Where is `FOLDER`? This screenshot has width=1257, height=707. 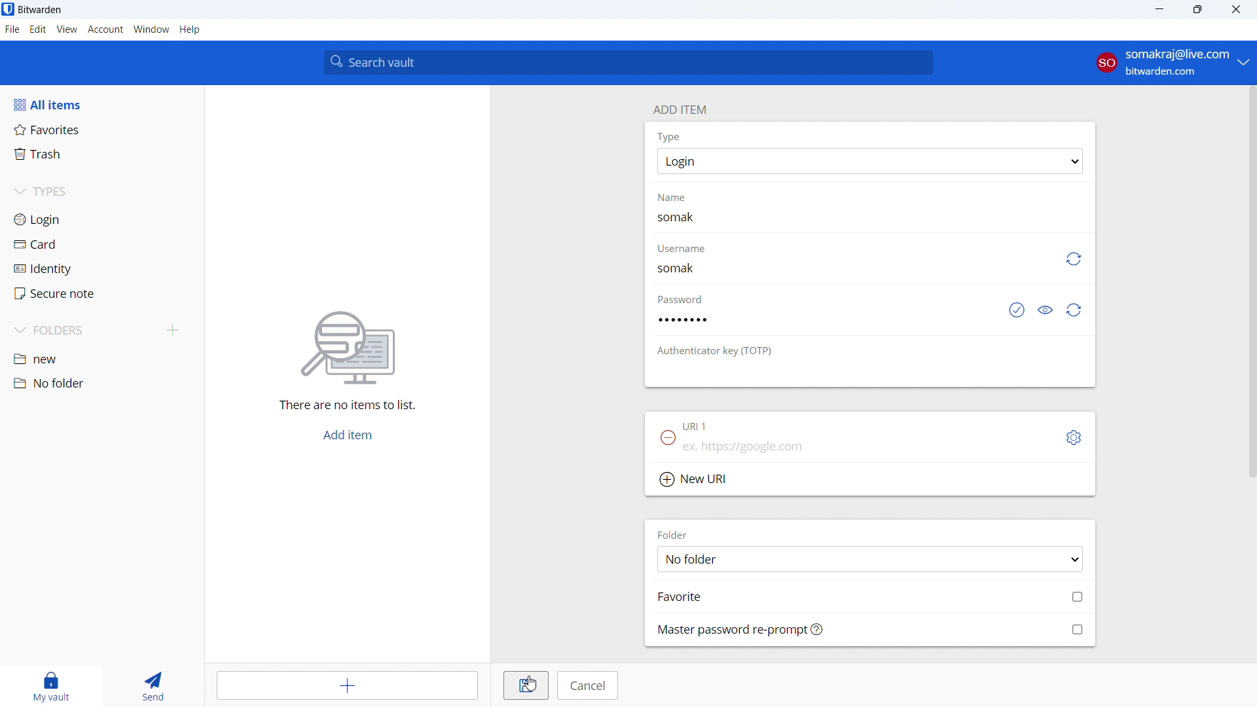 FOLDER is located at coordinates (676, 534).